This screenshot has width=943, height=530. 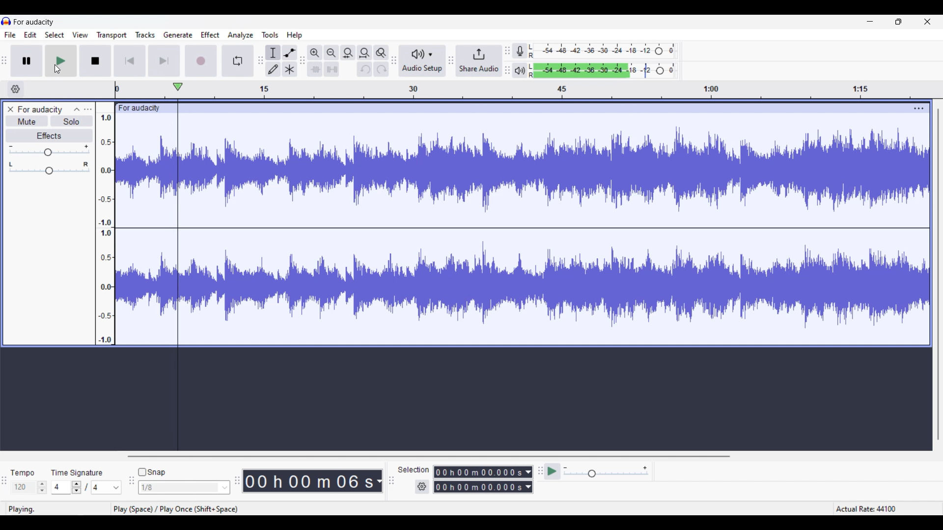 What do you see at coordinates (365, 69) in the screenshot?
I see `Undo` at bounding box center [365, 69].